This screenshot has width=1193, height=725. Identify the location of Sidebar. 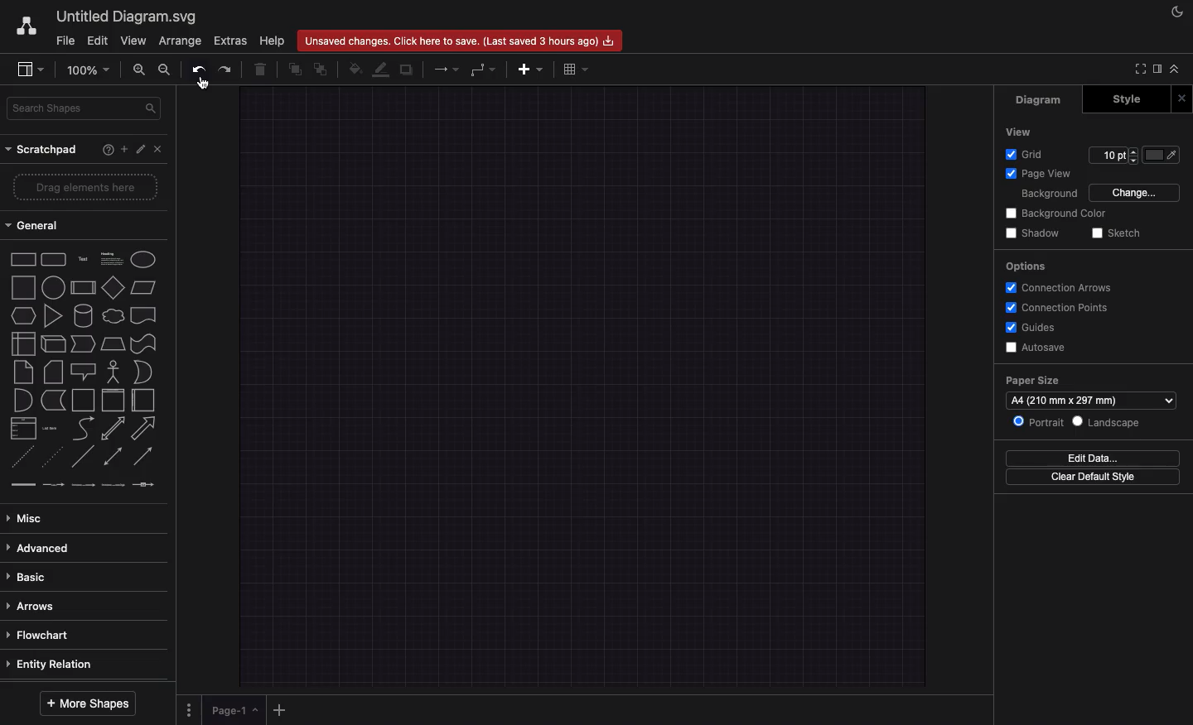
(32, 68).